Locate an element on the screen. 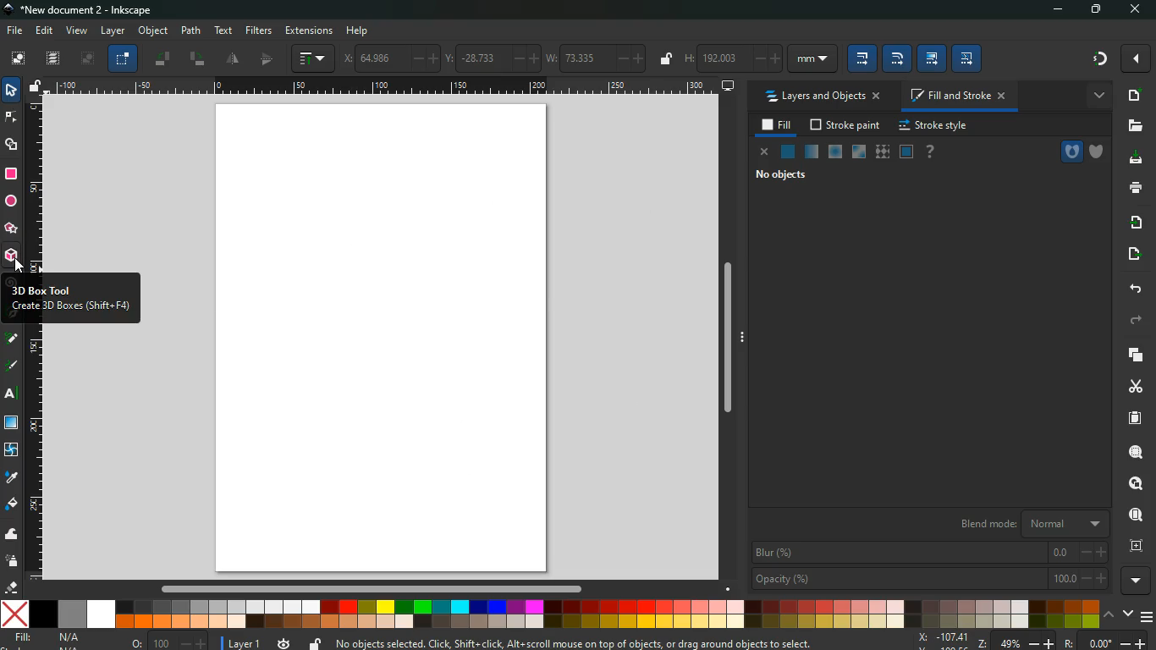 This screenshot has height=650, width=1156. view is located at coordinates (78, 31).